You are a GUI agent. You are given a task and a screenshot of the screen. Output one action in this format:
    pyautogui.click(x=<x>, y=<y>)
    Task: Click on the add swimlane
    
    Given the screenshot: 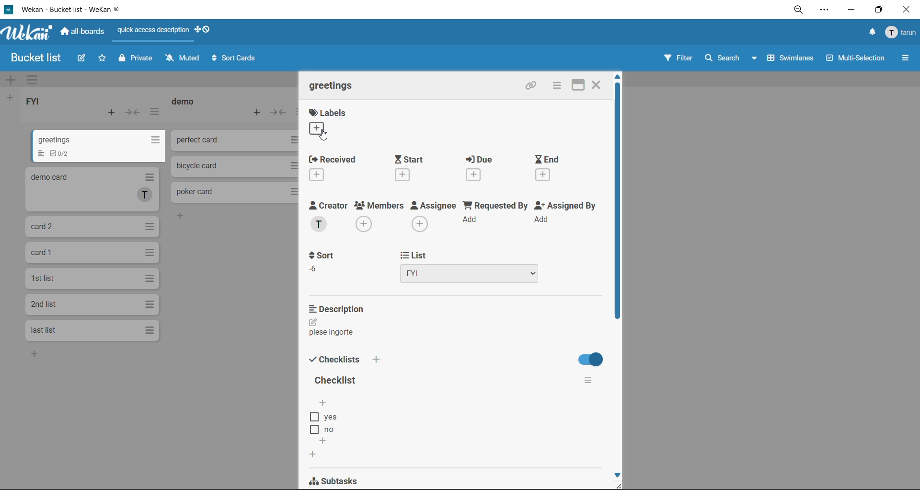 What is the action you would take?
    pyautogui.click(x=12, y=80)
    